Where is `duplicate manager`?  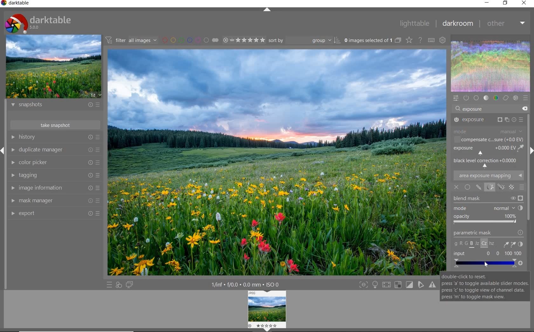 duplicate manager is located at coordinates (56, 151).